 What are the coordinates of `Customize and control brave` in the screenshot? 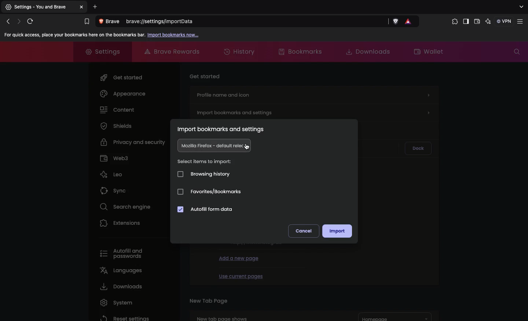 It's located at (521, 22).